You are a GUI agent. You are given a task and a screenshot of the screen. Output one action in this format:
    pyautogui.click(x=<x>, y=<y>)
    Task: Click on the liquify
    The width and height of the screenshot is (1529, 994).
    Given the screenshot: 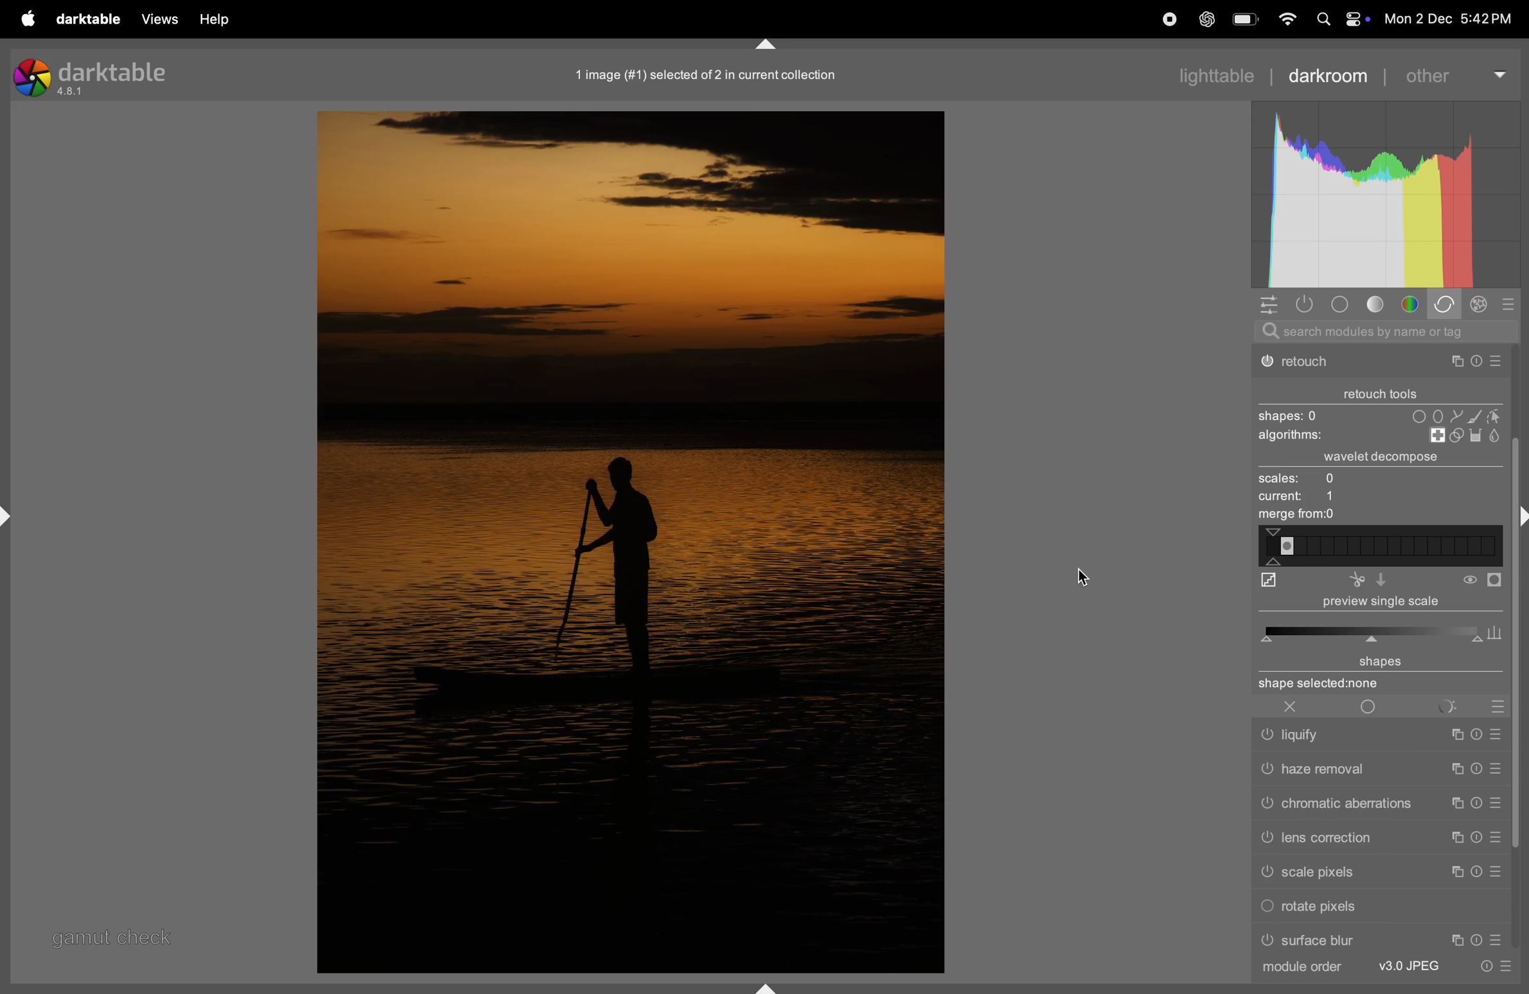 What is the action you would take?
    pyautogui.click(x=1384, y=735)
    